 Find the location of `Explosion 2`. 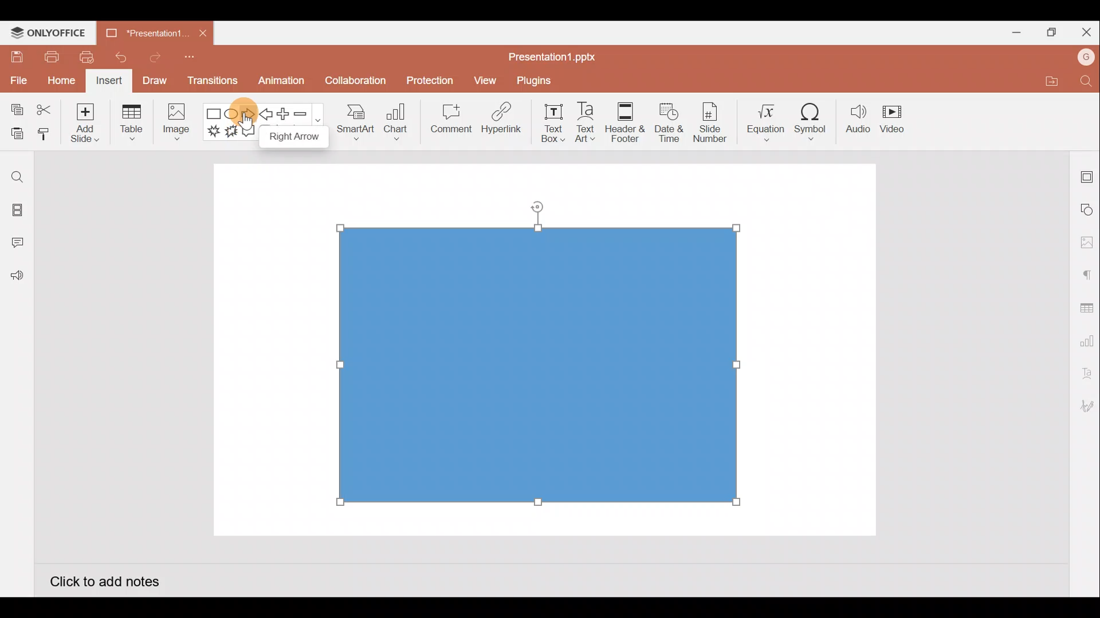

Explosion 2 is located at coordinates (231, 132).